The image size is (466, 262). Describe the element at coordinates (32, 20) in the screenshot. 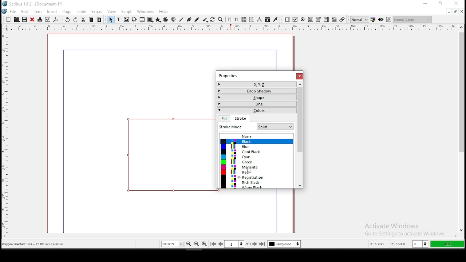

I see `close` at that location.